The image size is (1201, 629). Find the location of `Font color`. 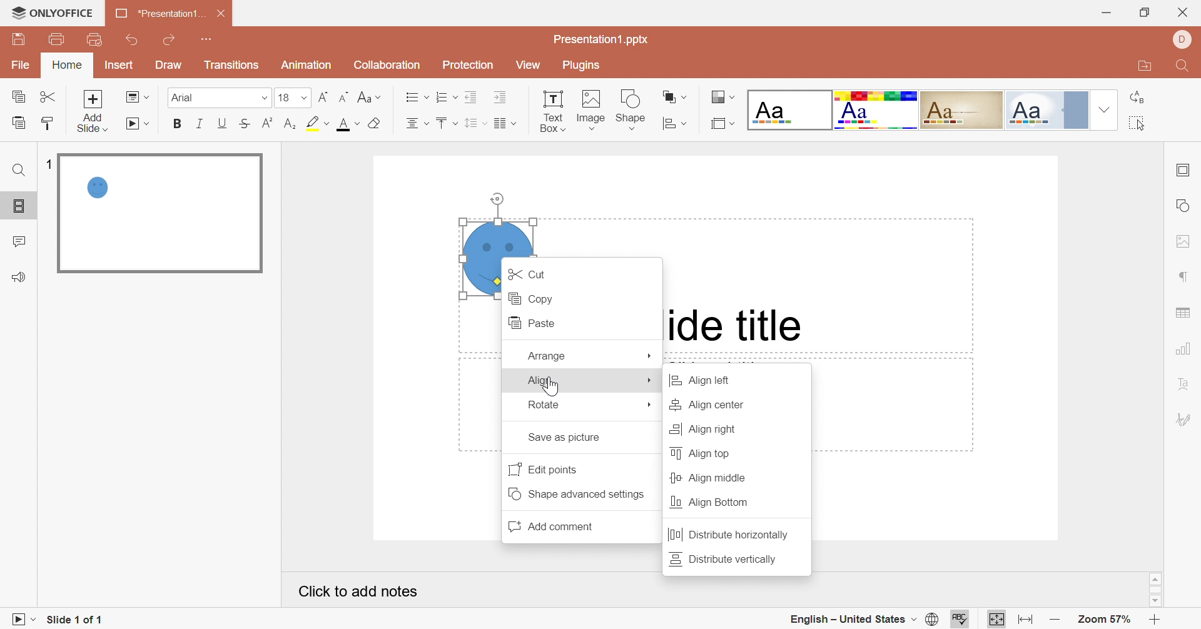

Font color is located at coordinates (347, 124).